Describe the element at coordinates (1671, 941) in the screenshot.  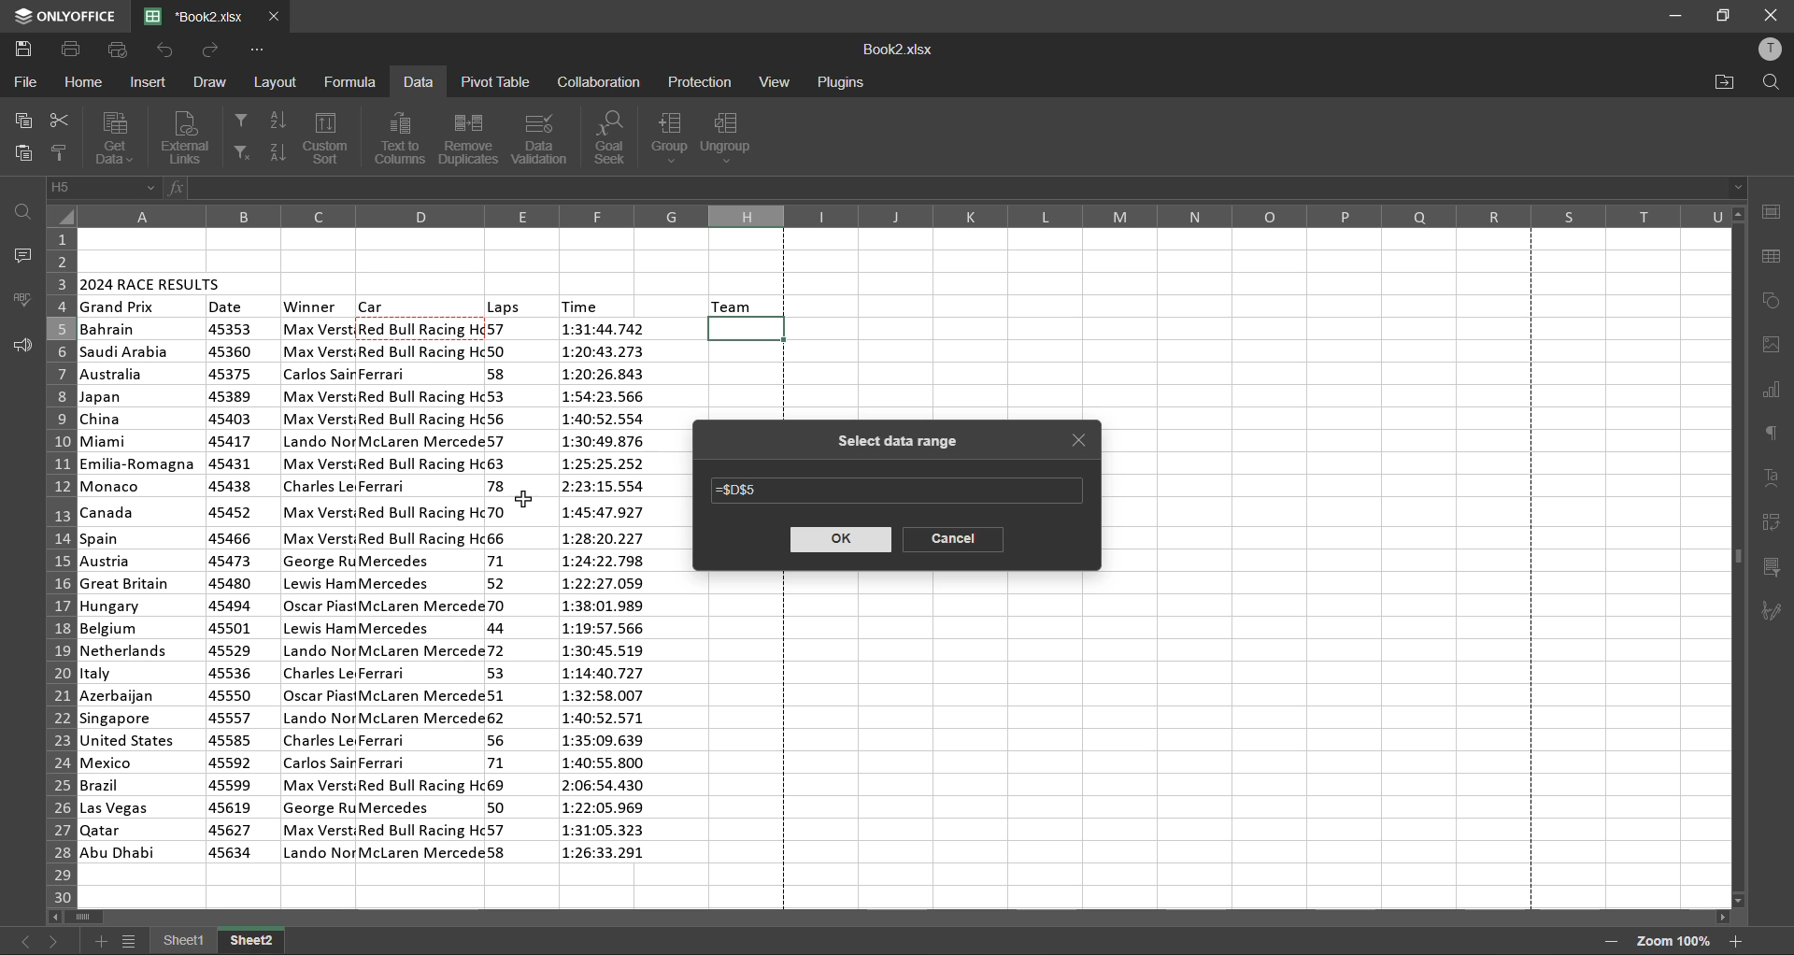
I see `zoom factor` at that location.